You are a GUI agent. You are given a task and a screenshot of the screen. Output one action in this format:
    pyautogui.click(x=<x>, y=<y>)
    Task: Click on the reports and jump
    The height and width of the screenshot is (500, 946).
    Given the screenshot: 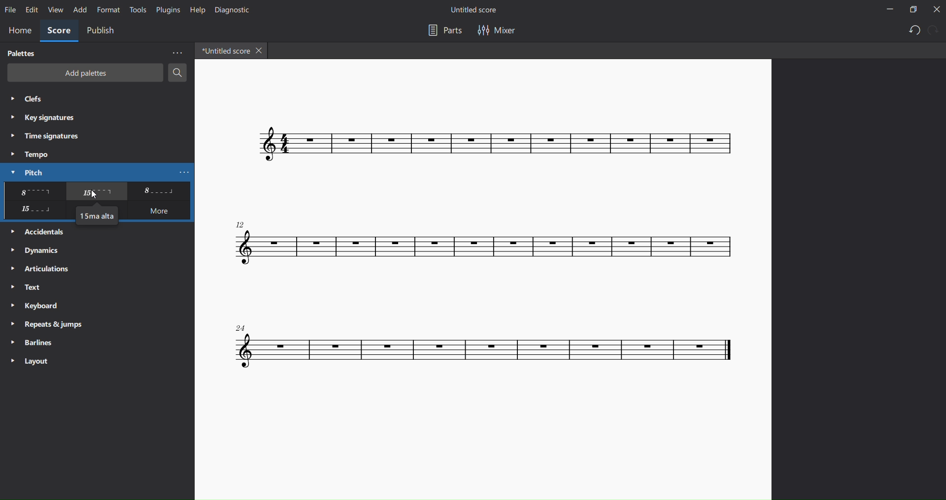 What is the action you would take?
    pyautogui.click(x=49, y=323)
    